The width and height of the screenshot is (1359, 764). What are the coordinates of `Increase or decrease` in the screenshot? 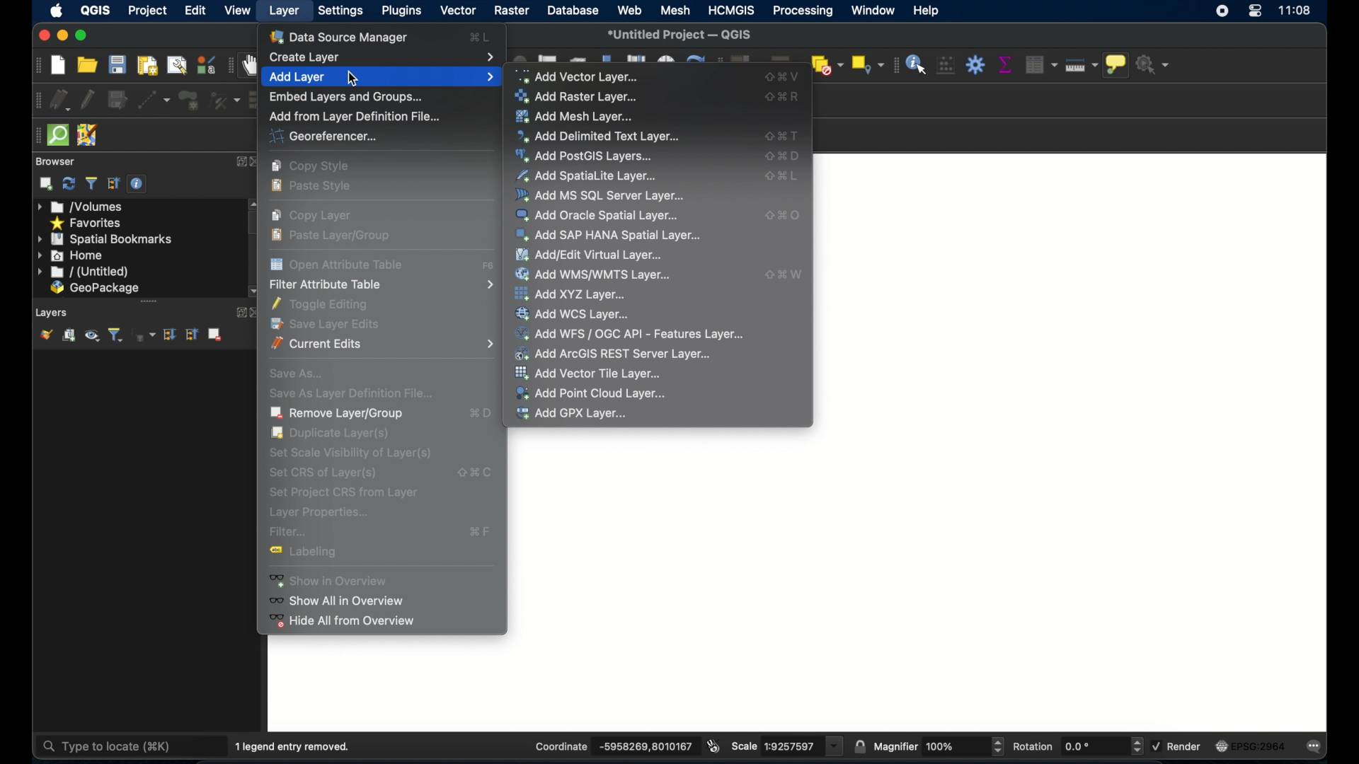 It's located at (997, 746).